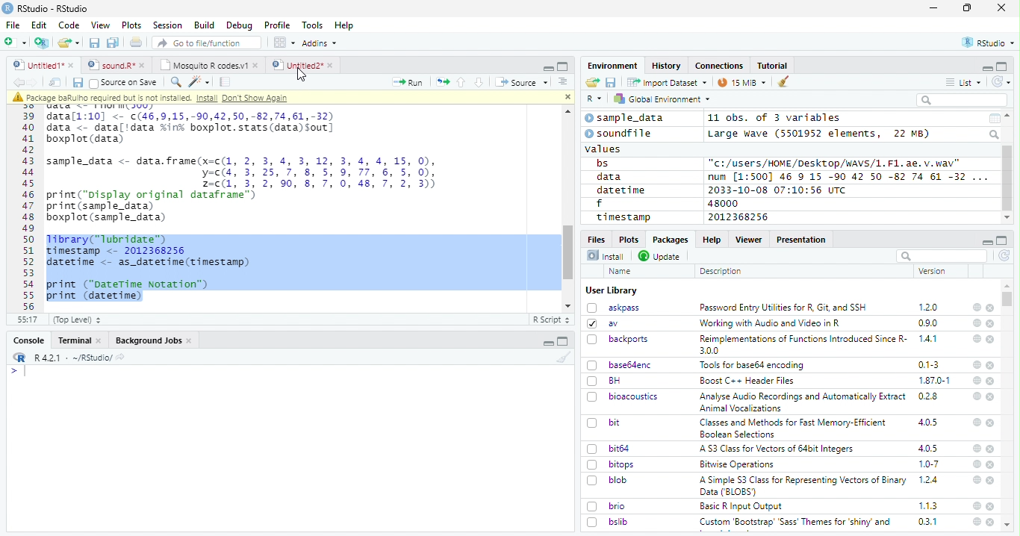 The image size is (1020, 536). Describe the element at coordinates (930, 307) in the screenshot. I see `1.2.0` at that location.